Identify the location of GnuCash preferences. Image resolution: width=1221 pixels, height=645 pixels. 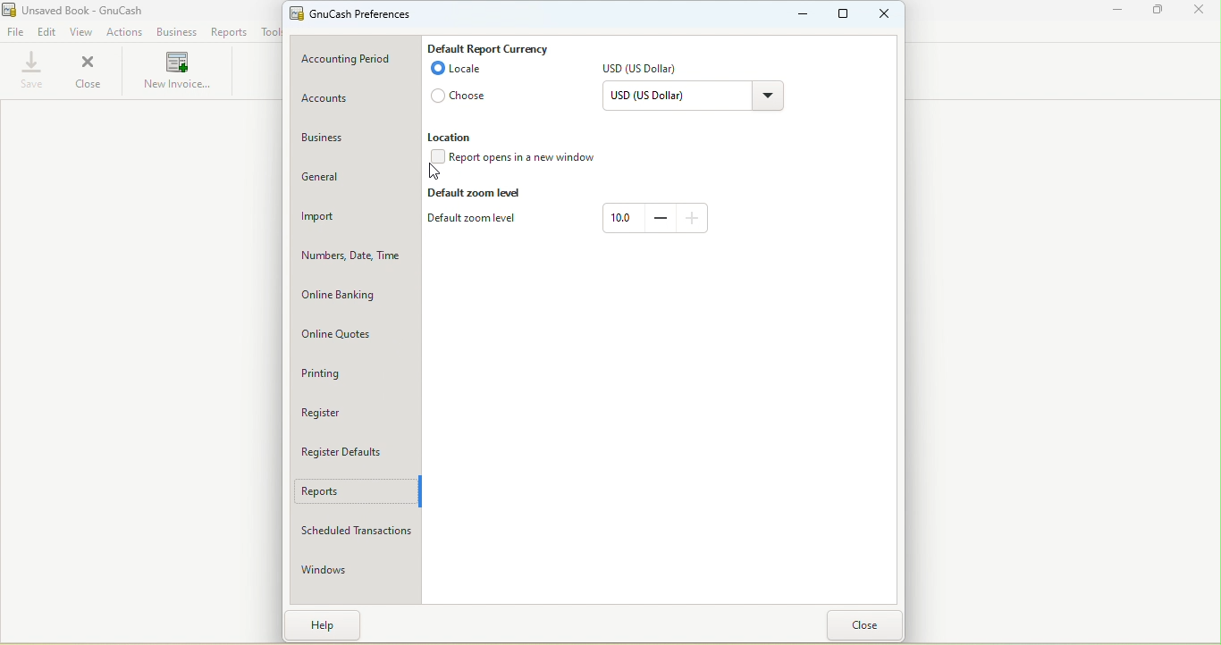
(358, 14).